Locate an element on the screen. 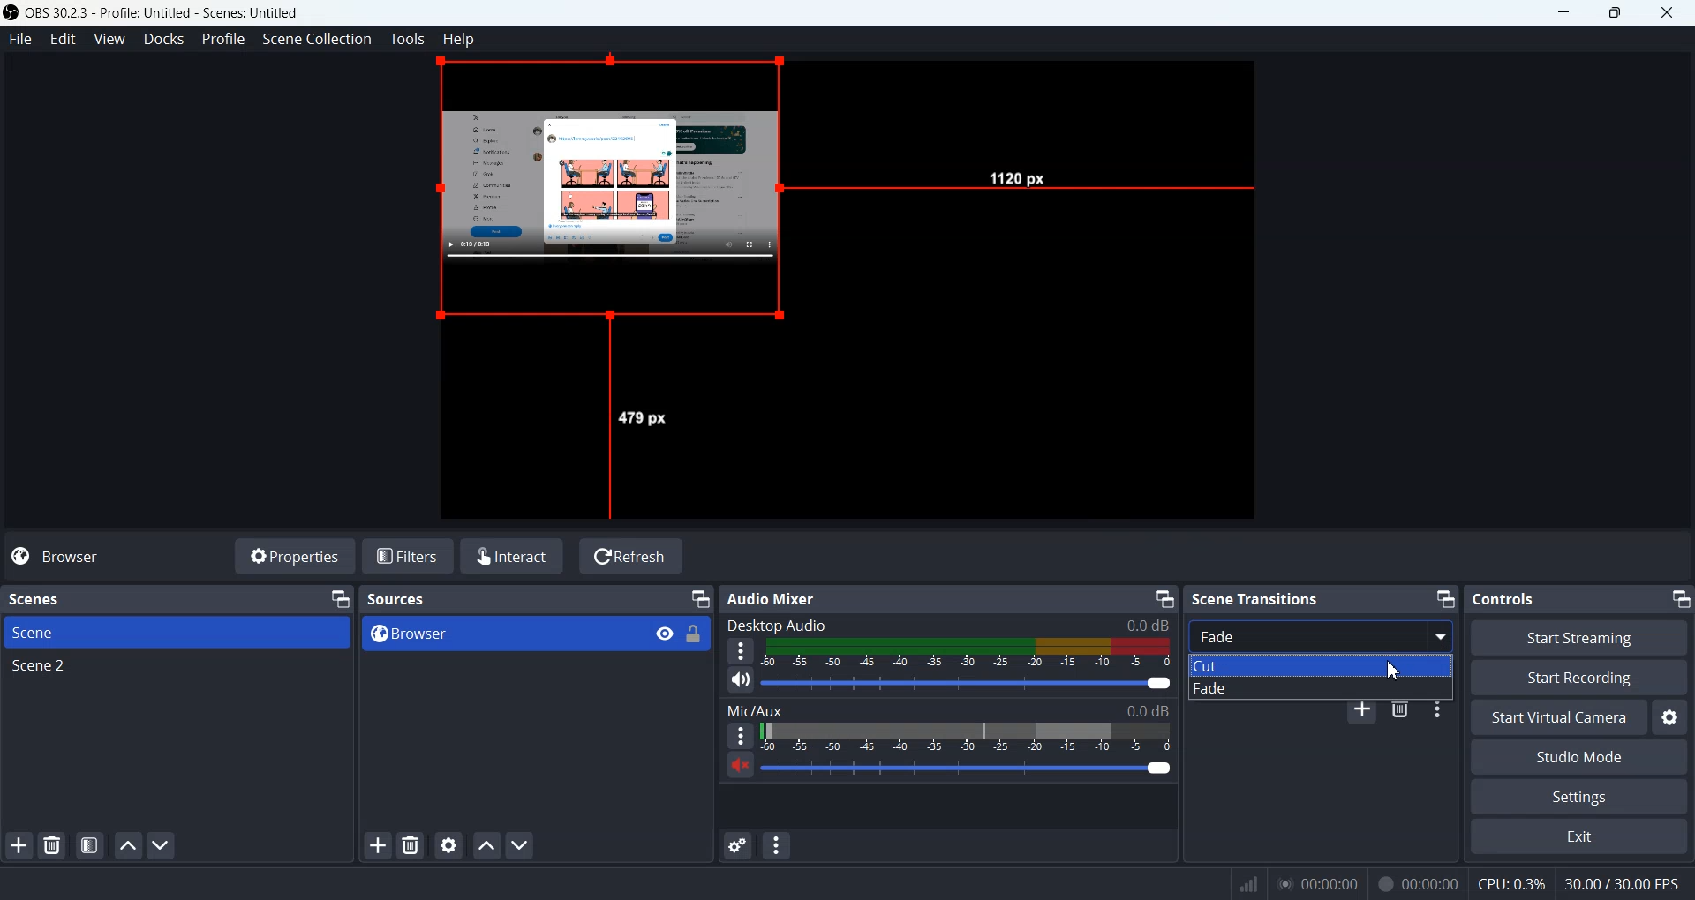 The height and width of the screenshot is (900, 1695). cursor is located at coordinates (1397, 670).